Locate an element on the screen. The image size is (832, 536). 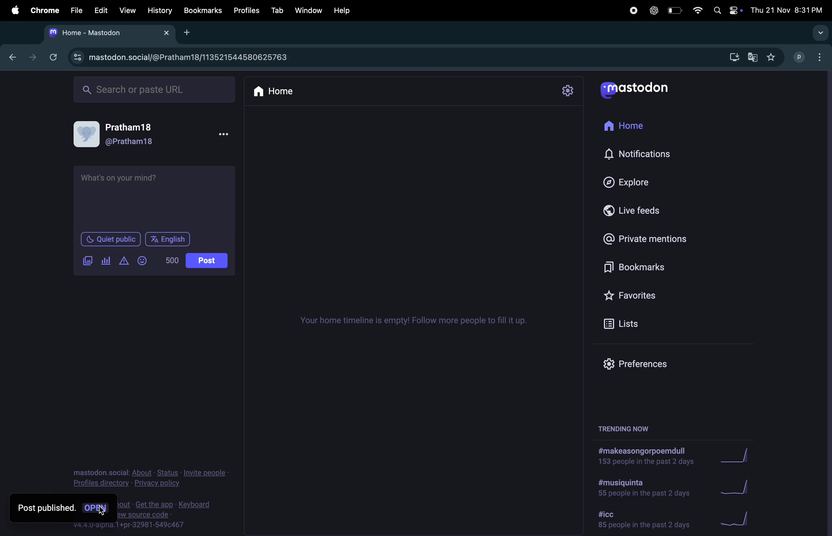
time line is located at coordinates (417, 321).